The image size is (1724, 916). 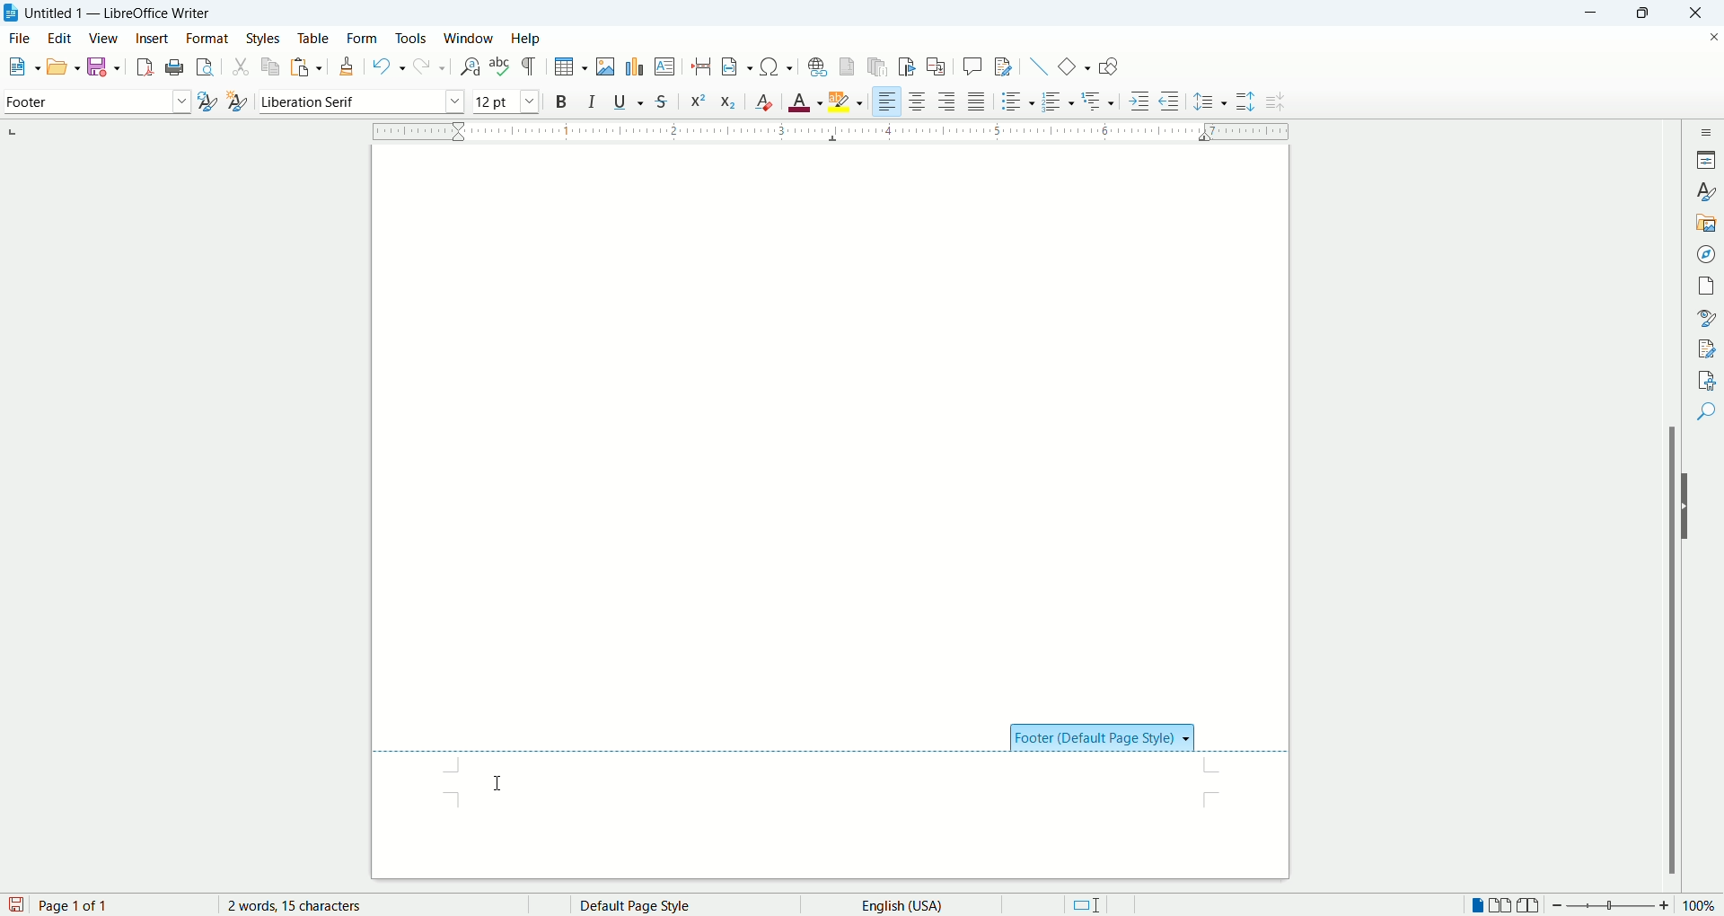 I want to click on help, so click(x=525, y=39).